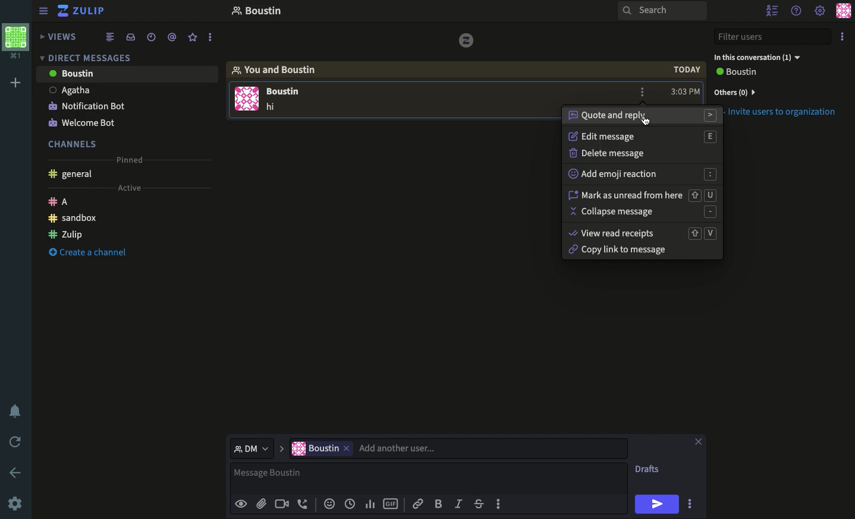 This screenshot has width=855, height=519. What do you see at coordinates (690, 503) in the screenshot?
I see `Options` at bounding box center [690, 503].